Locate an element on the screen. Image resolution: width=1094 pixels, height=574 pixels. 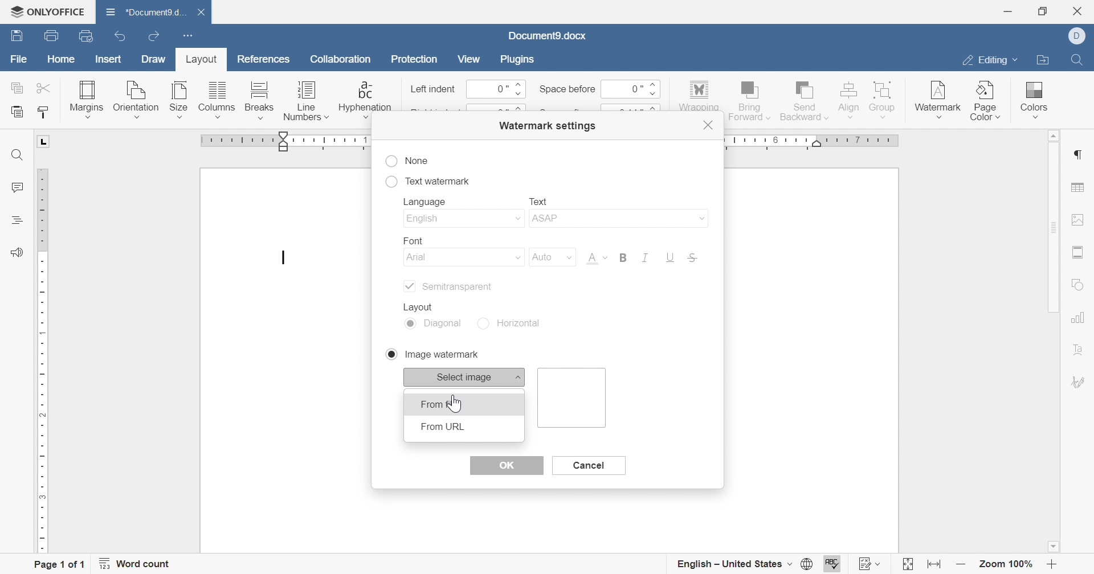
0 is located at coordinates (496, 89).